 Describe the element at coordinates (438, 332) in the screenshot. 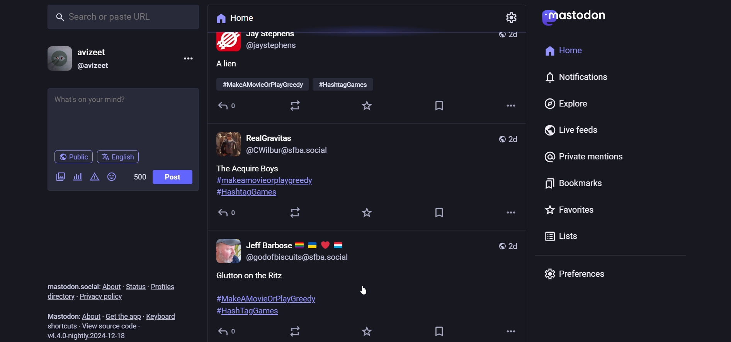

I see `bookmark` at that location.